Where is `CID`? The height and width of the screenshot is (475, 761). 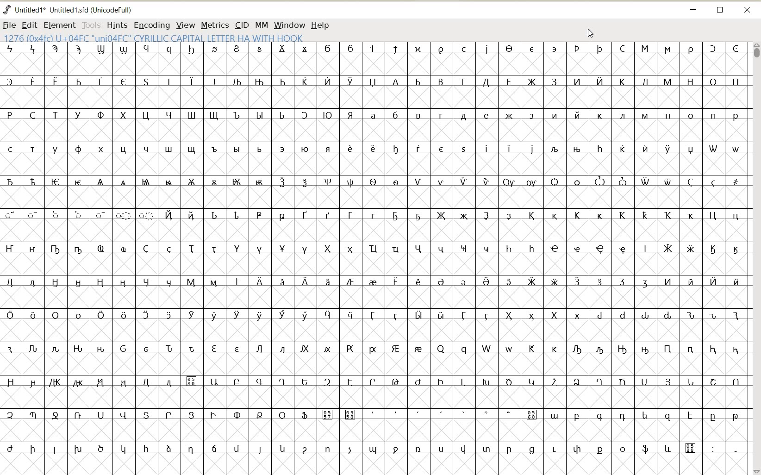
CID is located at coordinates (242, 25).